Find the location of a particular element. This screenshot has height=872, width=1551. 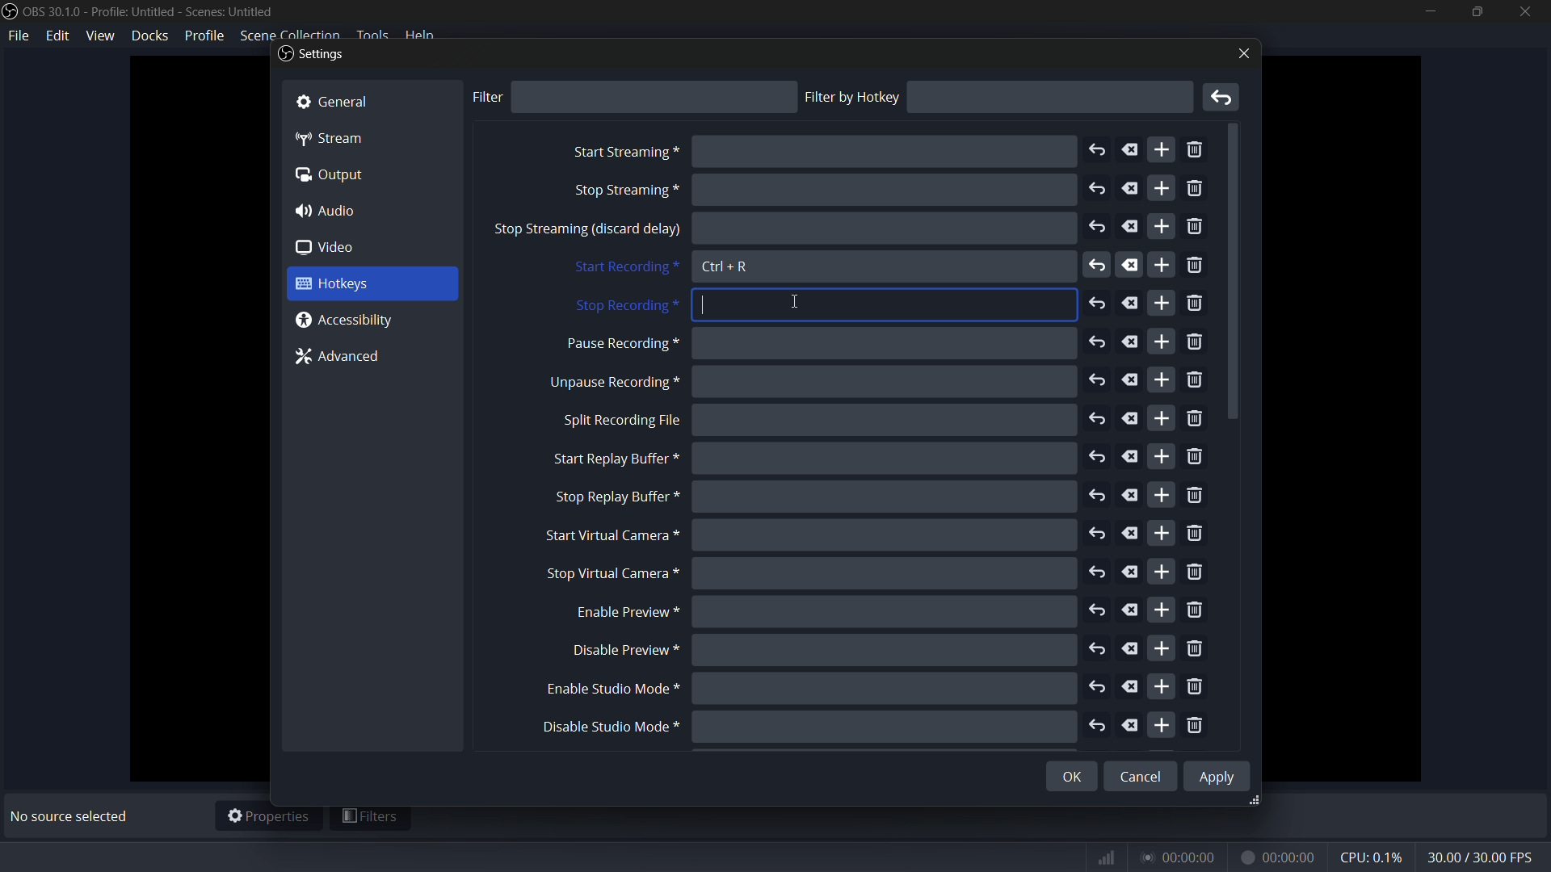

delete is located at coordinates (1131, 379).